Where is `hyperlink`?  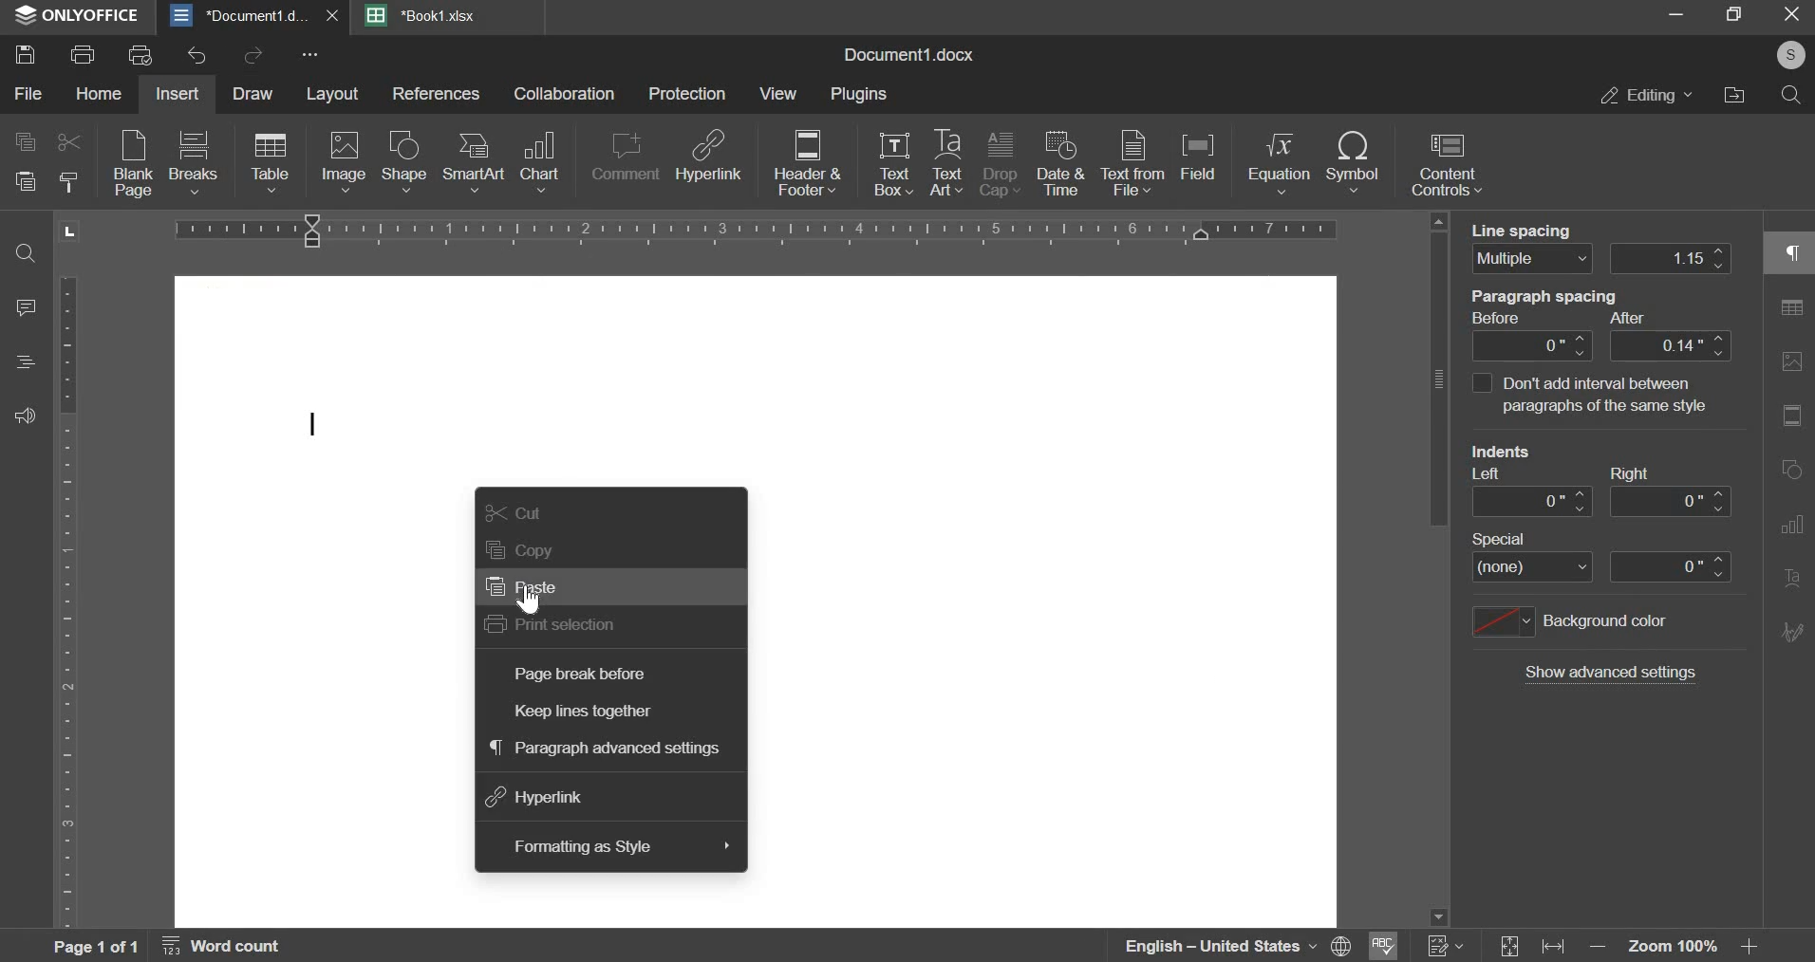
hyperlink is located at coordinates (710, 161).